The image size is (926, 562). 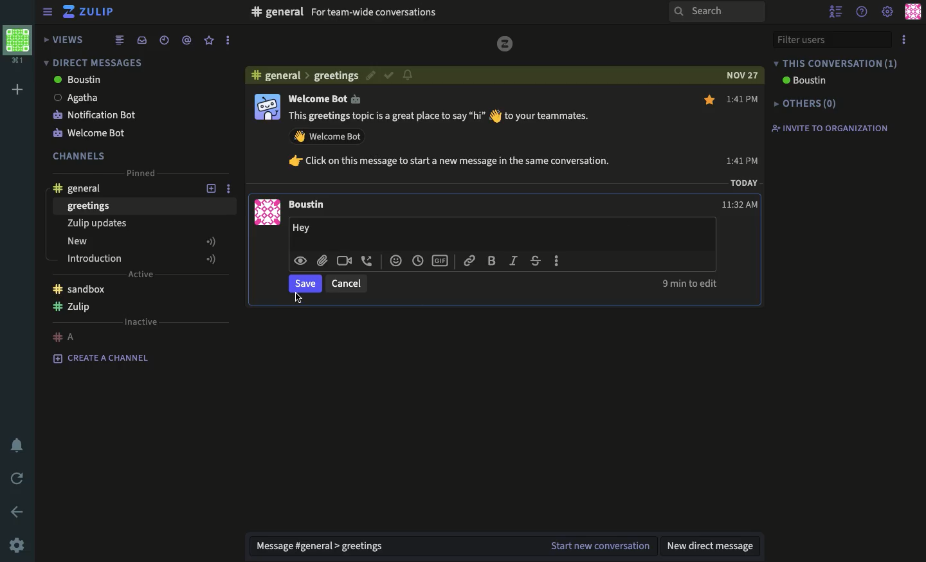 What do you see at coordinates (830, 38) in the screenshot?
I see `filter users` at bounding box center [830, 38].